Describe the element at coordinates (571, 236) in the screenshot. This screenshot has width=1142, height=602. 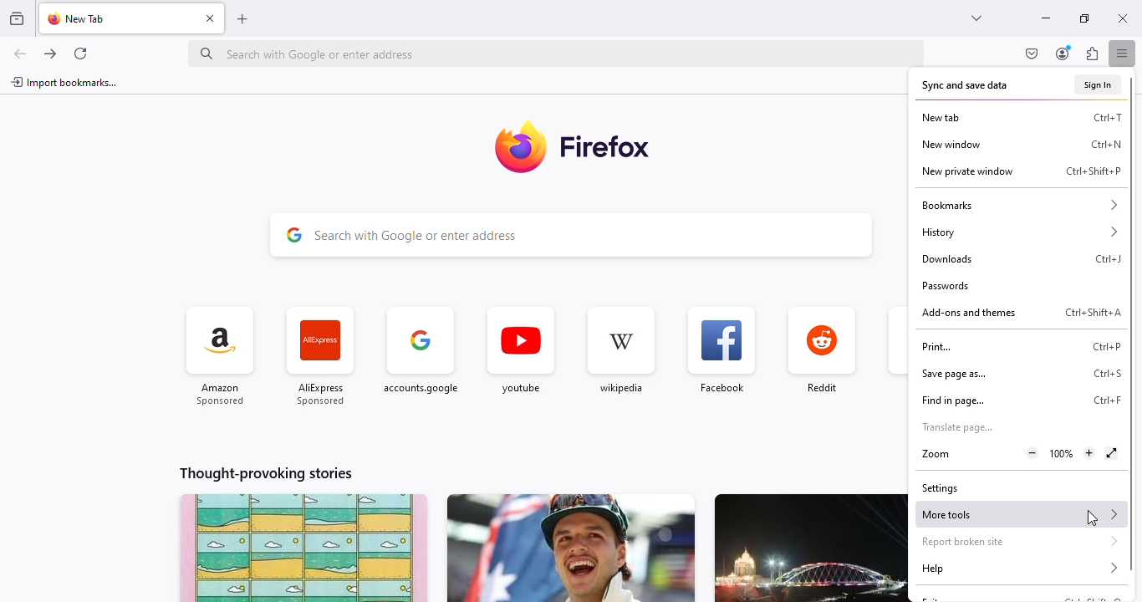
I see `search` at that location.